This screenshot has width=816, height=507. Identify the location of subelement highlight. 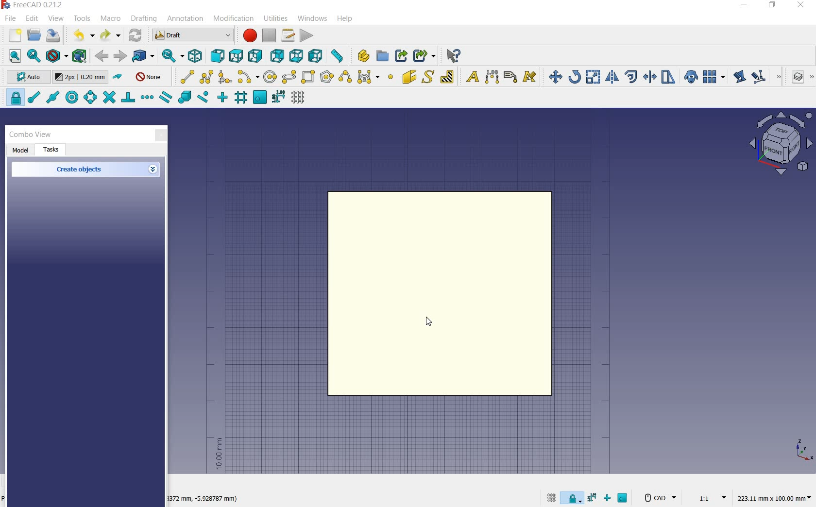
(765, 77).